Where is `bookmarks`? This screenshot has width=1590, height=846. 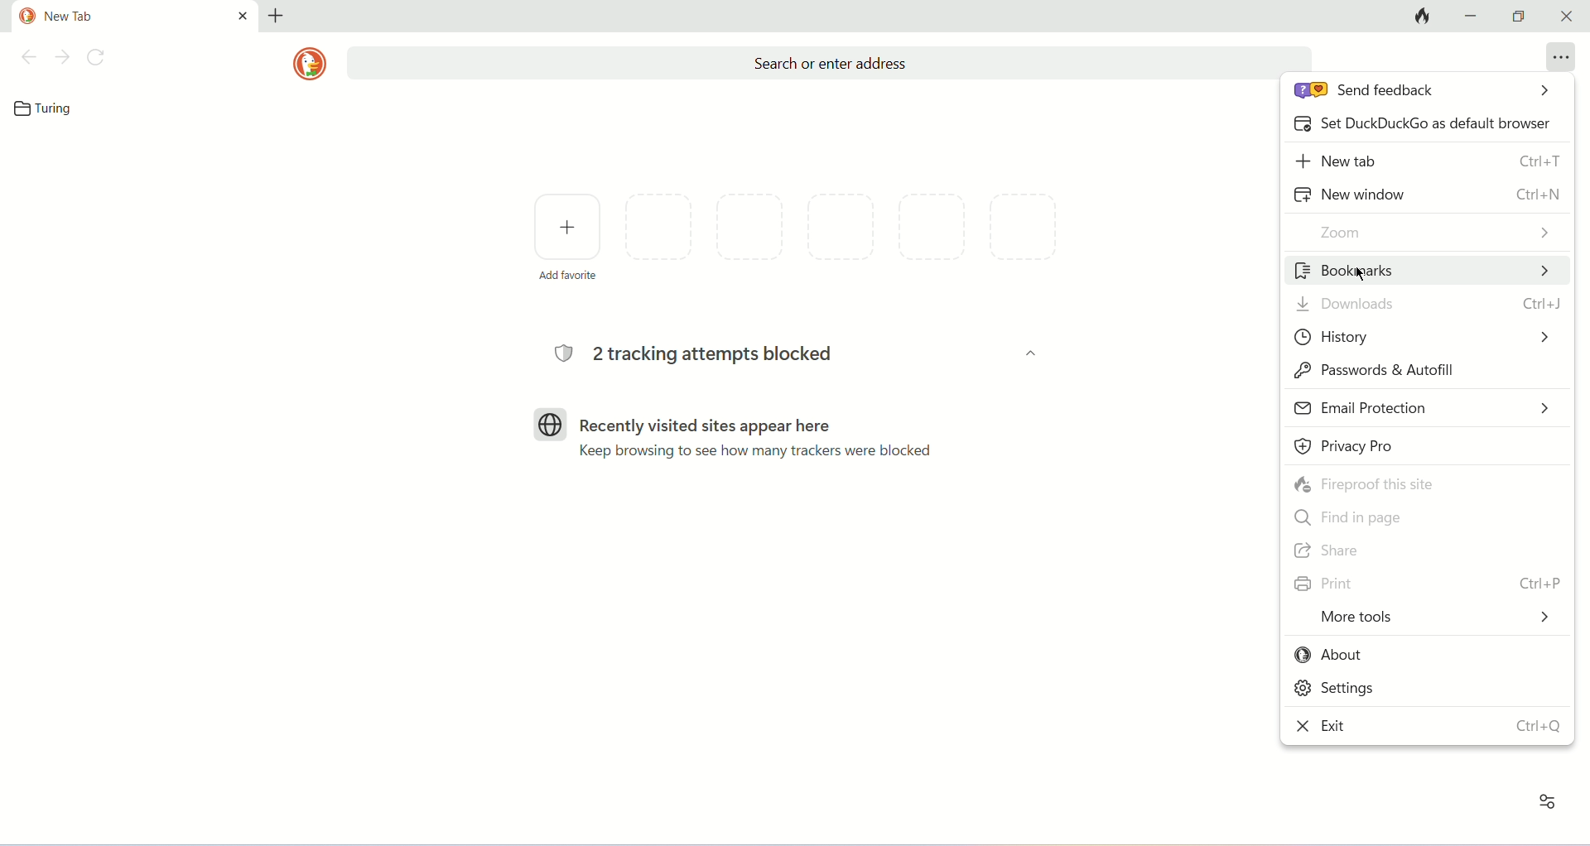 bookmarks is located at coordinates (1427, 268).